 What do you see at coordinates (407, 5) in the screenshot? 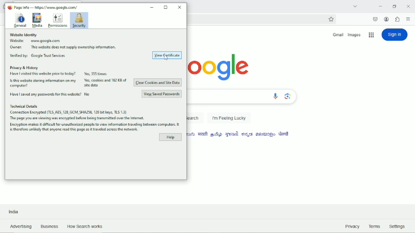
I see `Close` at bounding box center [407, 5].